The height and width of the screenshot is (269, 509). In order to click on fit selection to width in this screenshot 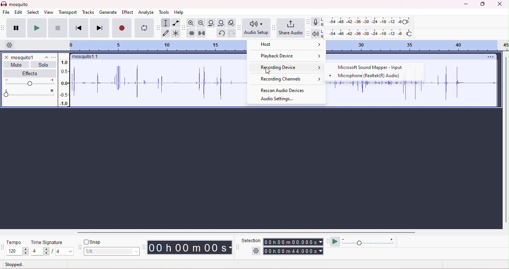, I will do `click(211, 23)`.